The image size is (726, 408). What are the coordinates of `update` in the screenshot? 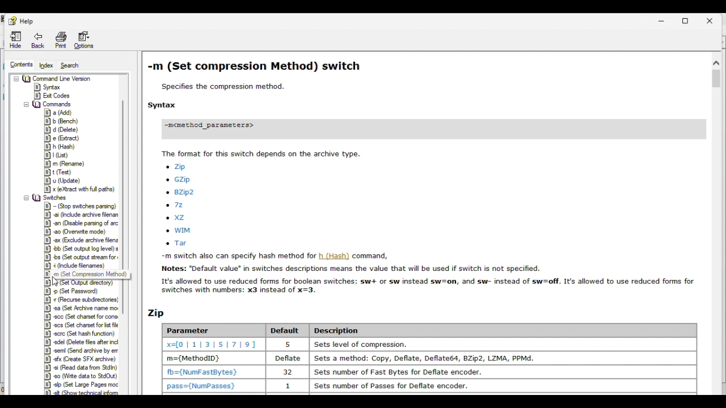 It's located at (61, 180).